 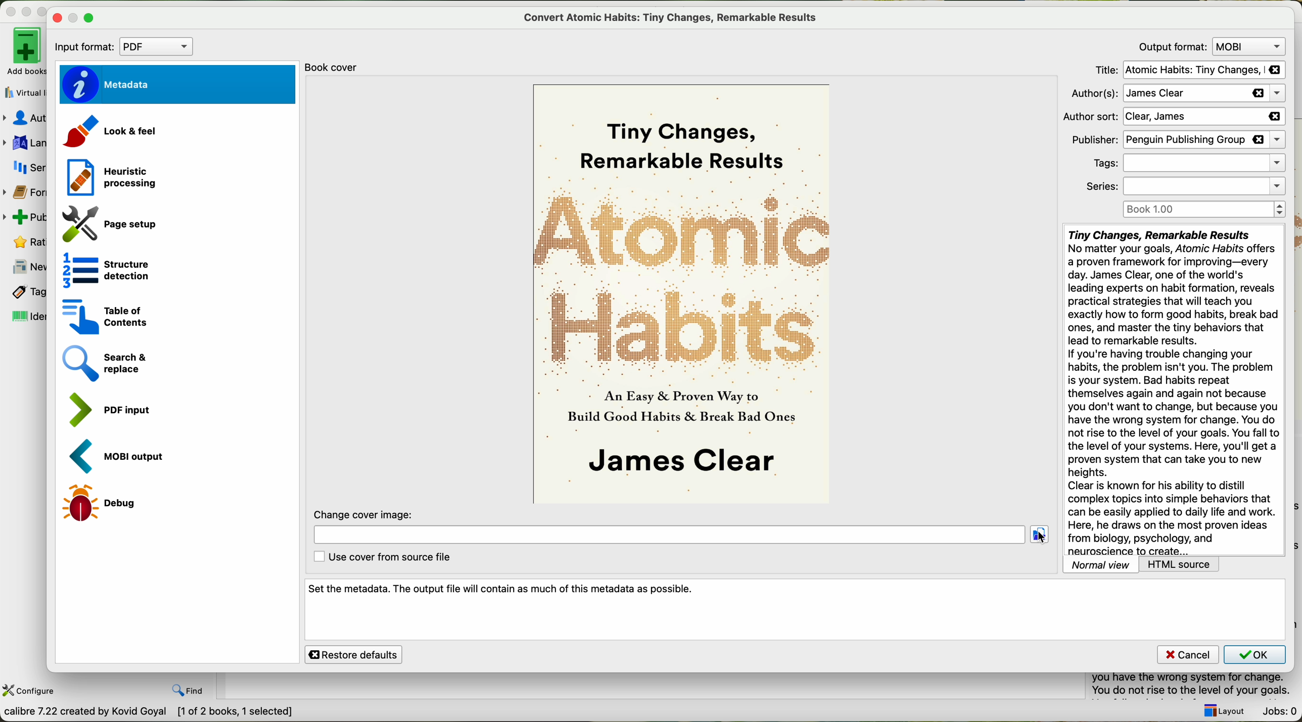 What do you see at coordinates (24, 118) in the screenshot?
I see `authors` at bounding box center [24, 118].